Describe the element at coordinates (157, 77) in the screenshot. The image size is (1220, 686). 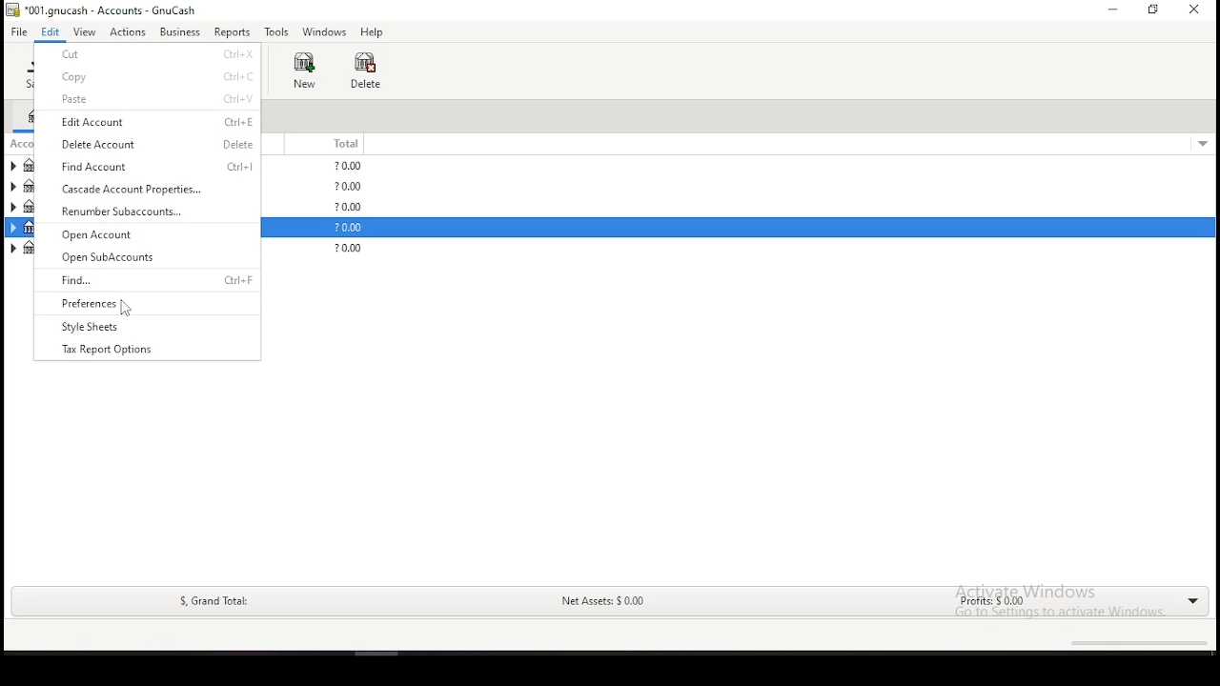
I see `copy` at that location.